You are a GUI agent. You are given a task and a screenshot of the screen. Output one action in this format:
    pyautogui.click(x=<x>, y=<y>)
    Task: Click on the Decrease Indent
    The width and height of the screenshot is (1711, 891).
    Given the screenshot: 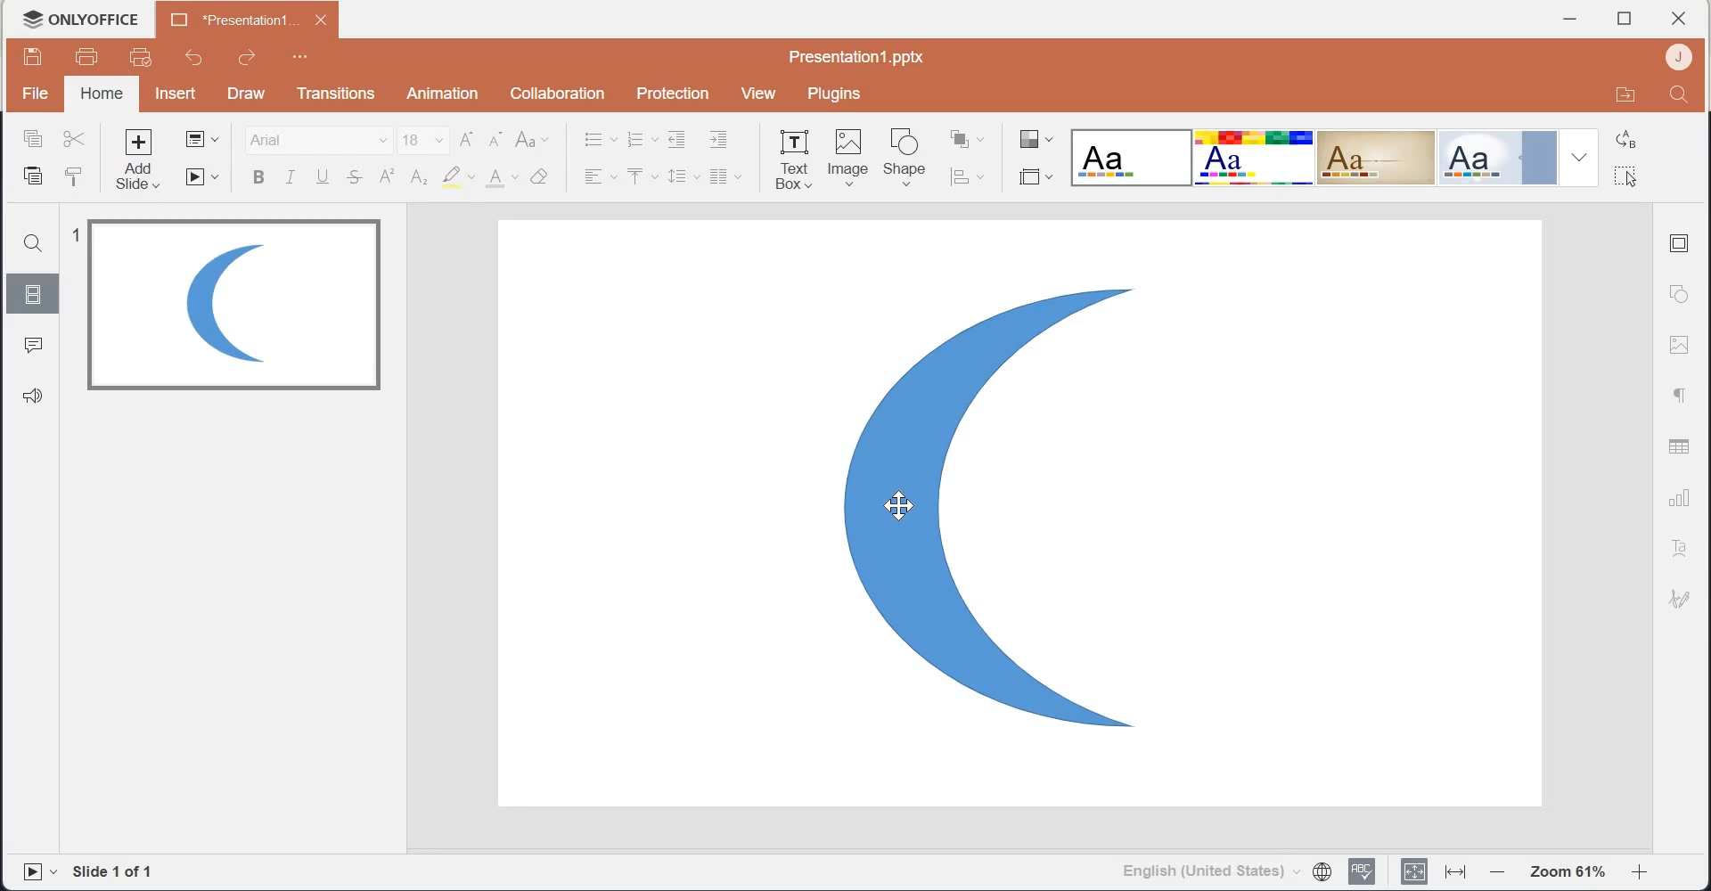 What is the action you would take?
    pyautogui.click(x=679, y=139)
    